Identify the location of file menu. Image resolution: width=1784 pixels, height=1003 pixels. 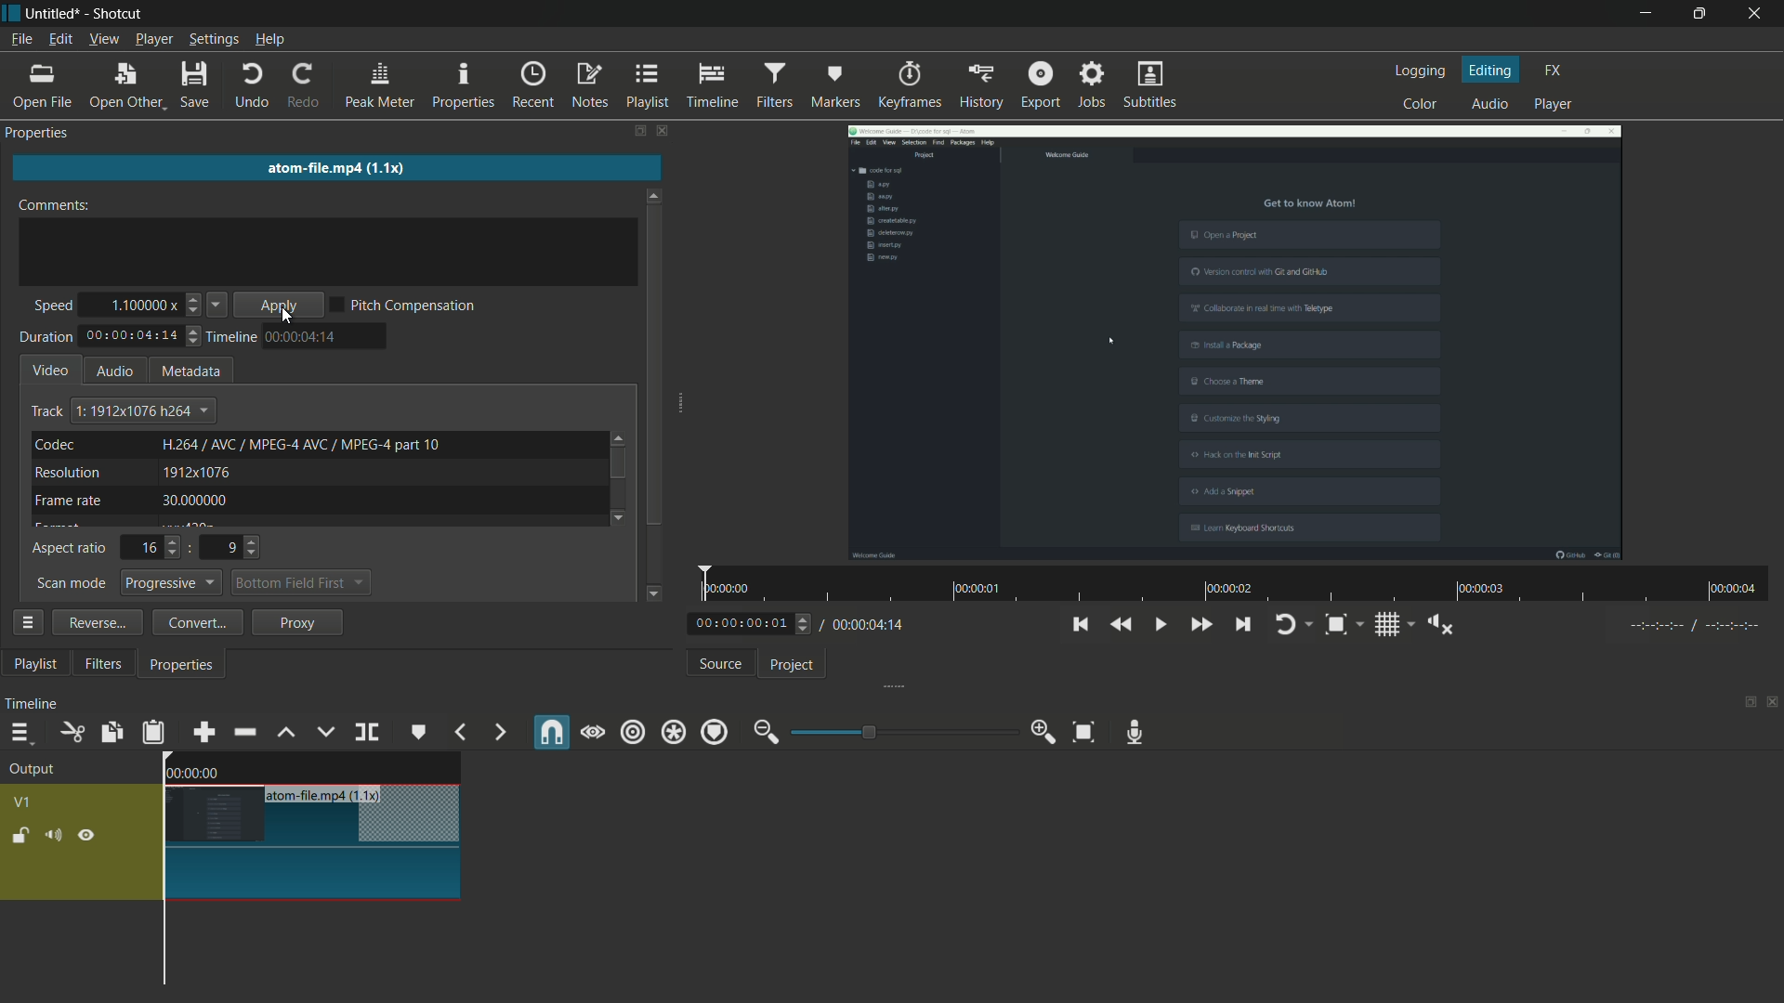
(22, 39).